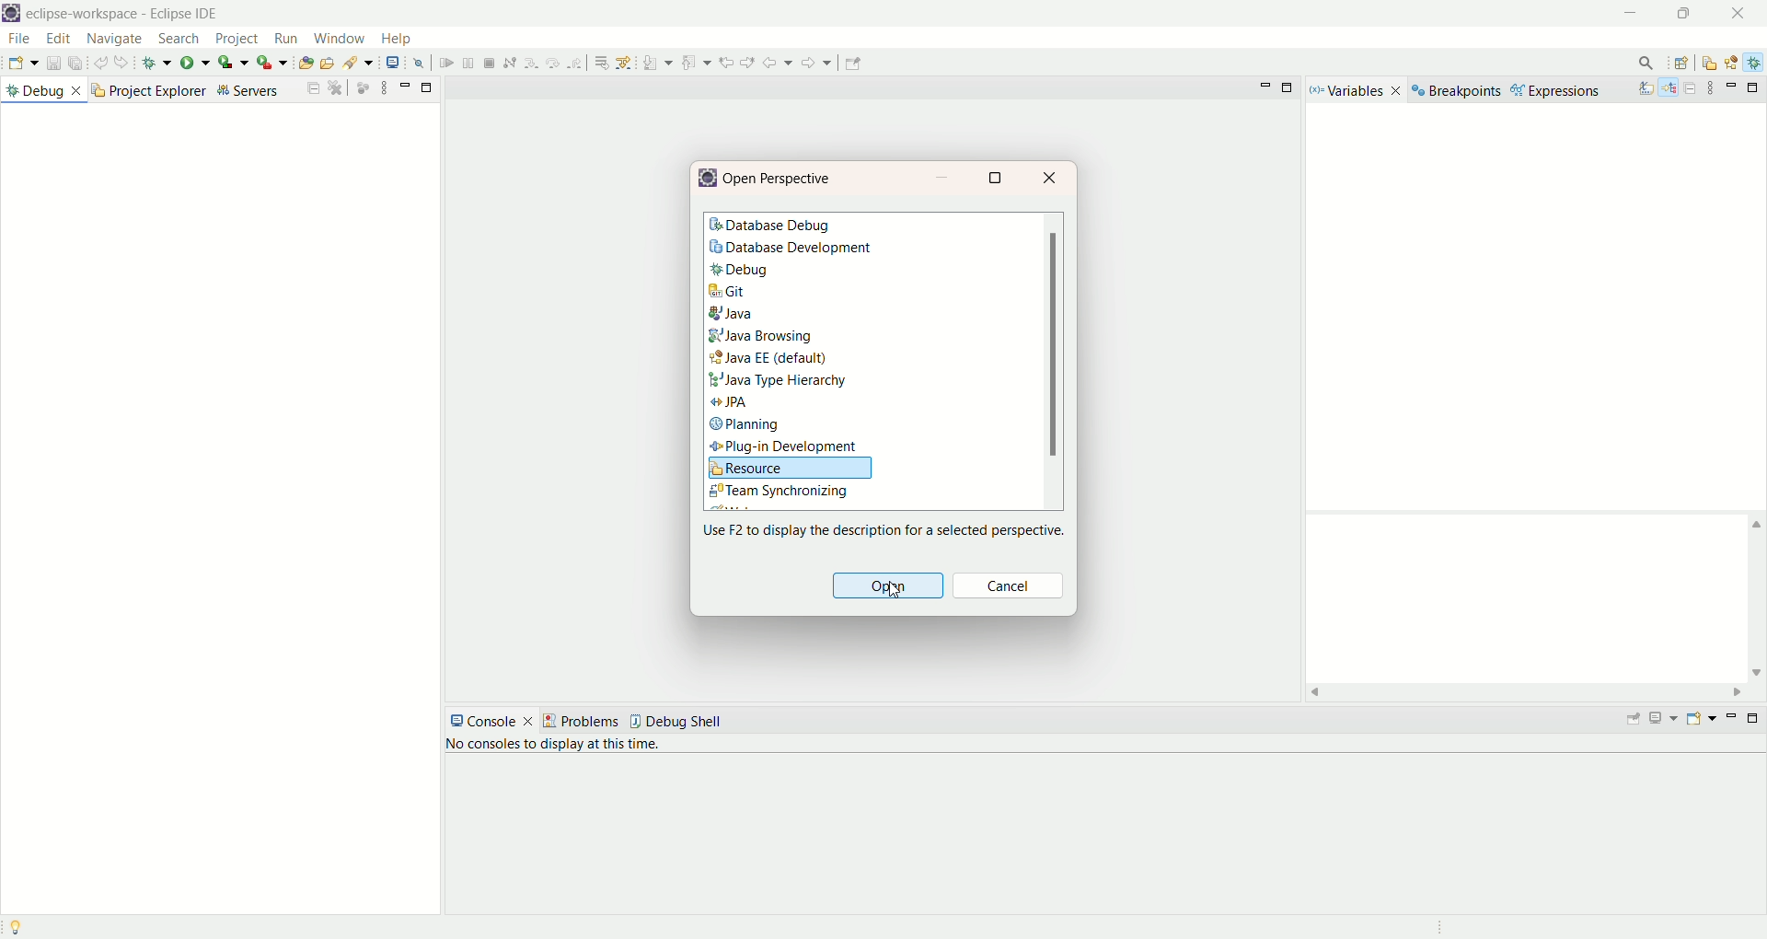 The image size is (1767, 939). Describe the element at coordinates (727, 291) in the screenshot. I see `git` at that location.